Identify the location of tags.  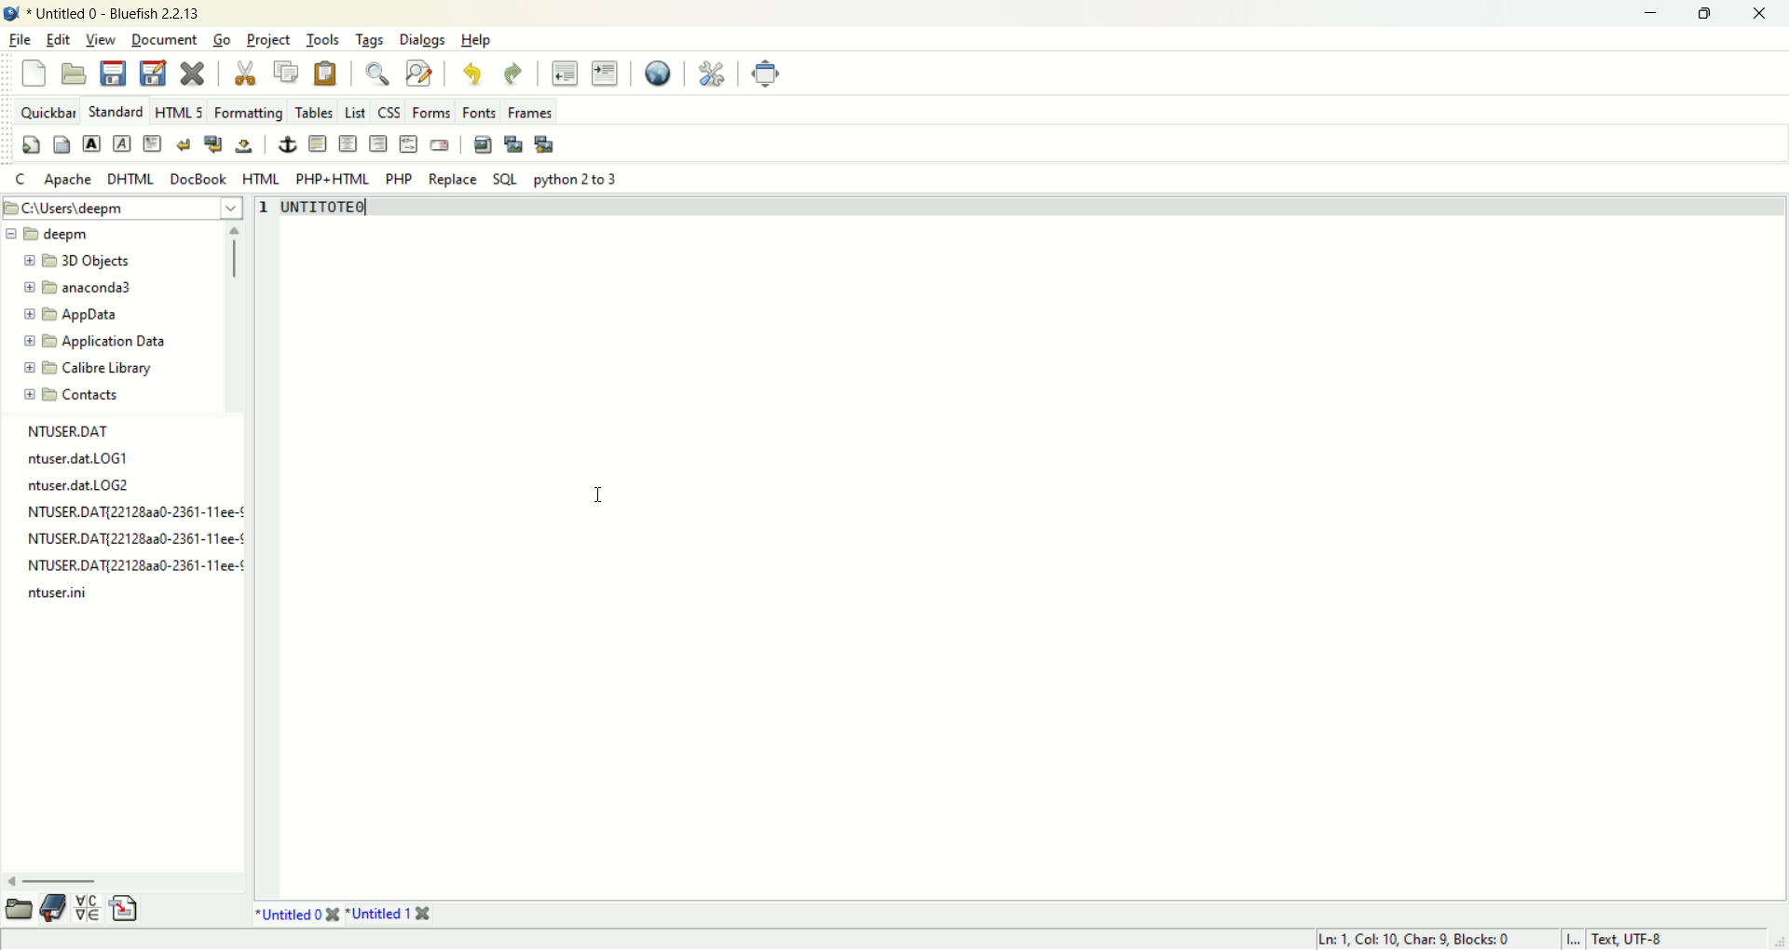
(371, 41).